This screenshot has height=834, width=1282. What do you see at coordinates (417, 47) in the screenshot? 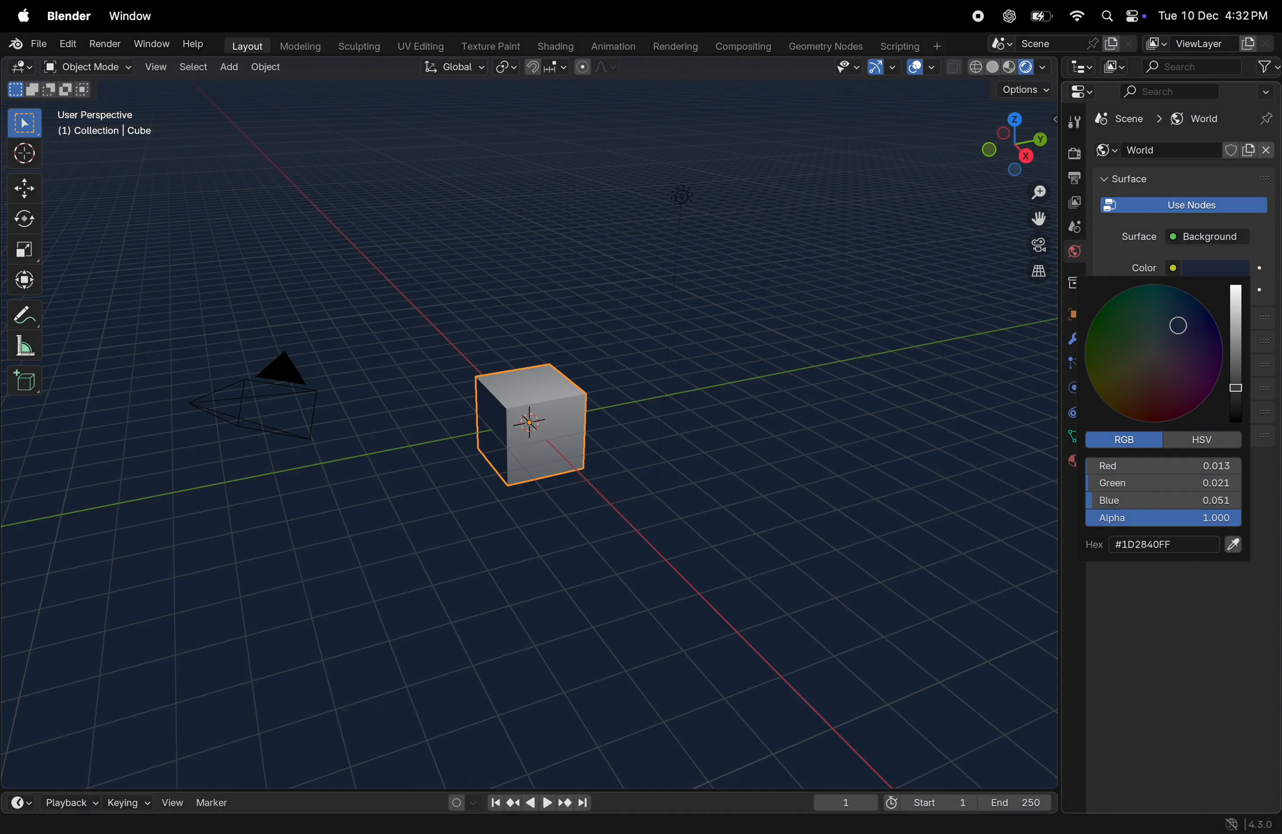
I see `UV editing` at bounding box center [417, 47].